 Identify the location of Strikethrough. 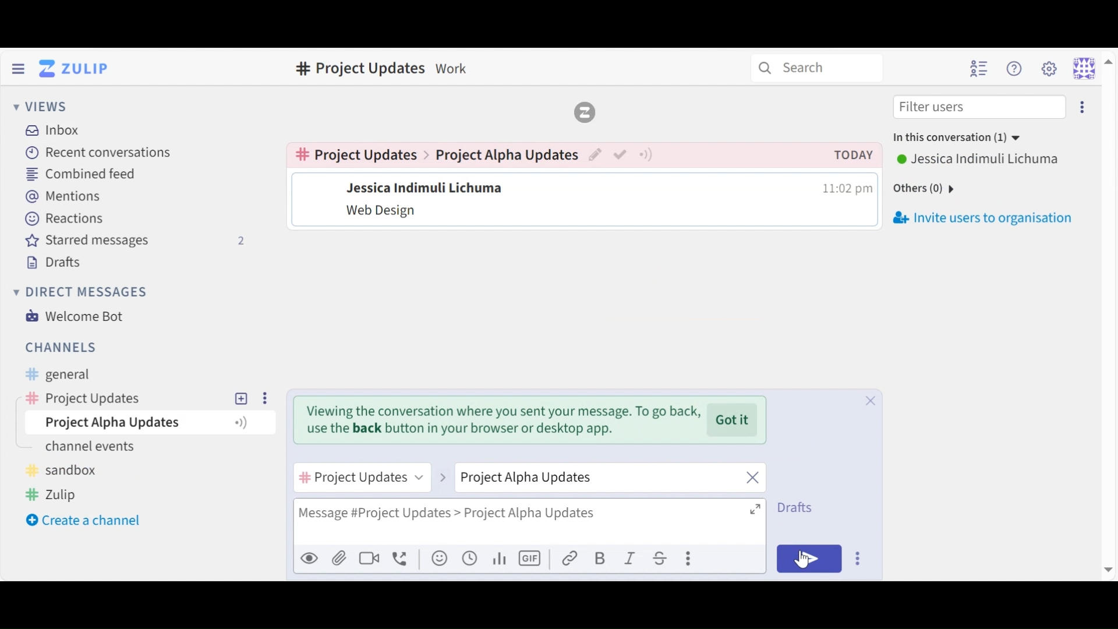
(662, 558).